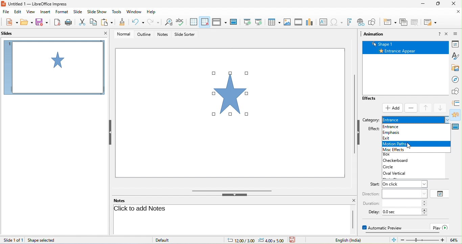 The image size is (462, 244). What do you see at coordinates (457, 12) in the screenshot?
I see `close` at bounding box center [457, 12].